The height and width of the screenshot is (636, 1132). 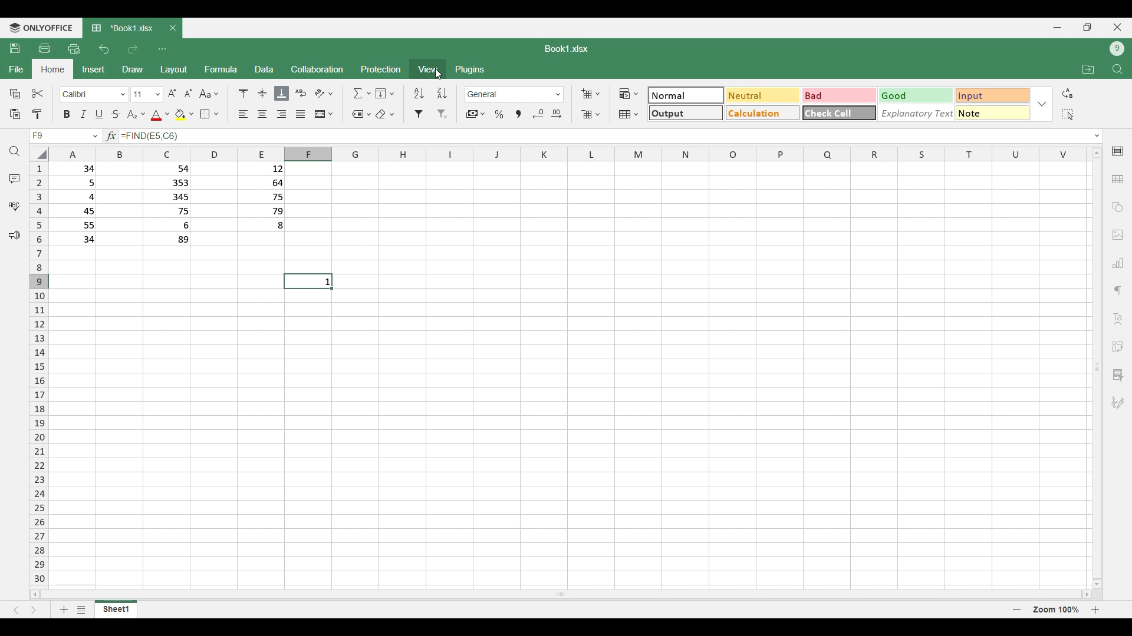 What do you see at coordinates (1096, 365) in the screenshot?
I see `Vertical slide bar` at bounding box center [1096, 365].